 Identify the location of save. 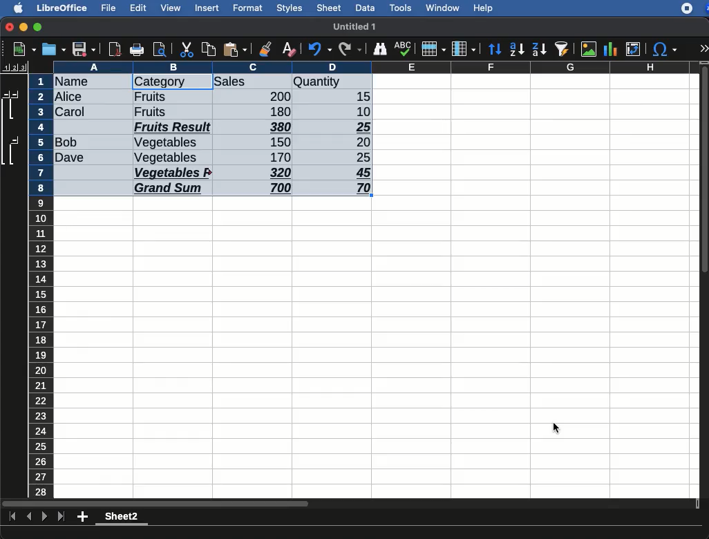
(84, 50).